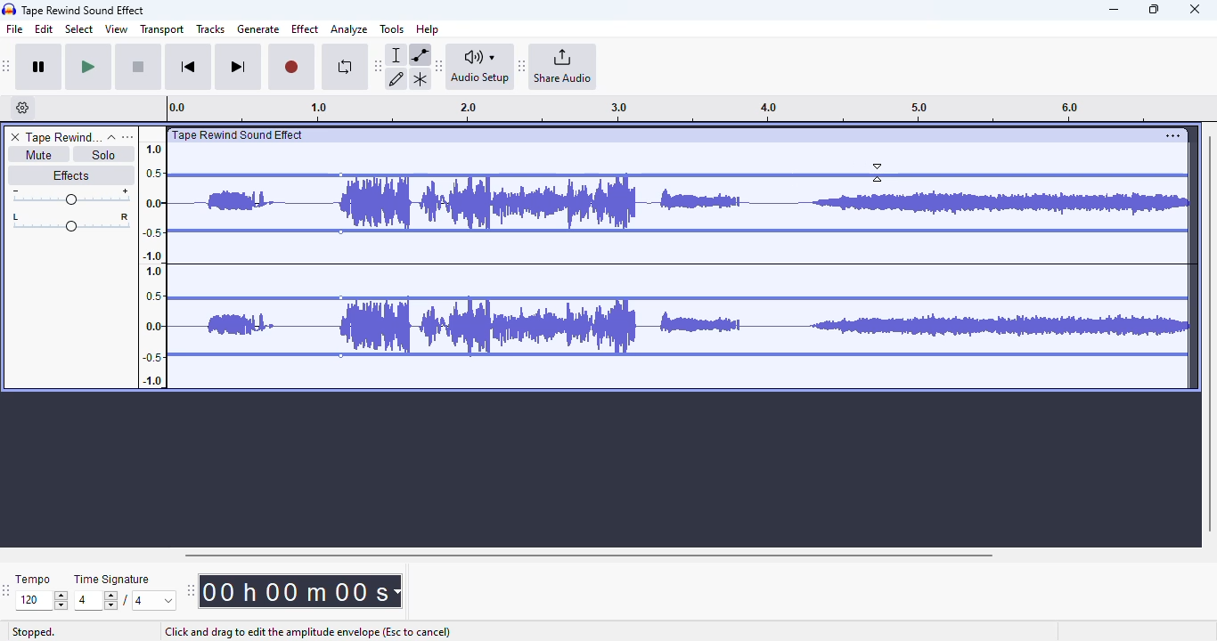 The image size is (1217, 641). I want to click on open menu, so click(127, 136).